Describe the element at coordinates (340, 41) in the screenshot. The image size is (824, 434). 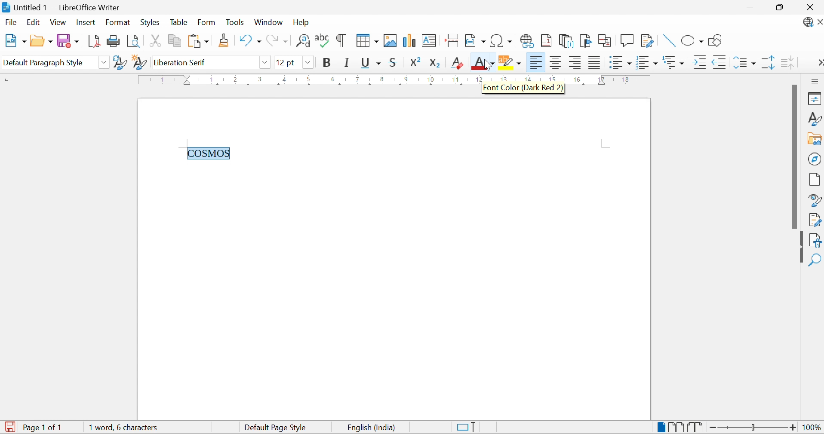
I see `Toggle Formatting Marks` at that location.